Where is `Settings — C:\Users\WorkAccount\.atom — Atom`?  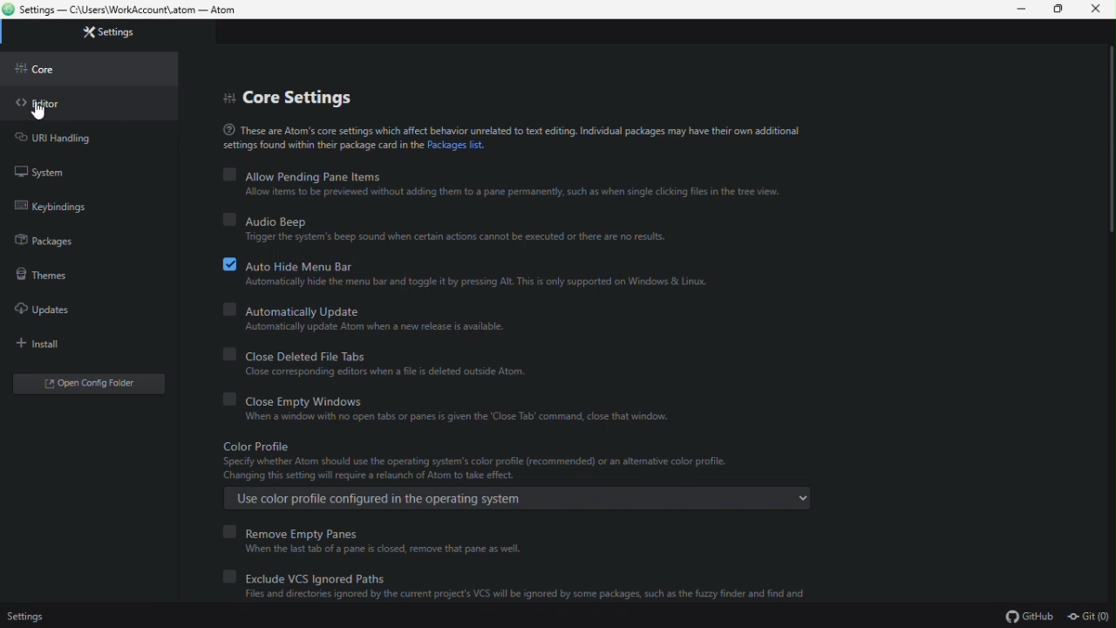 Settings — C:\Users\WorkAccount\.atom — Atom is located at coordinates (126, 10).